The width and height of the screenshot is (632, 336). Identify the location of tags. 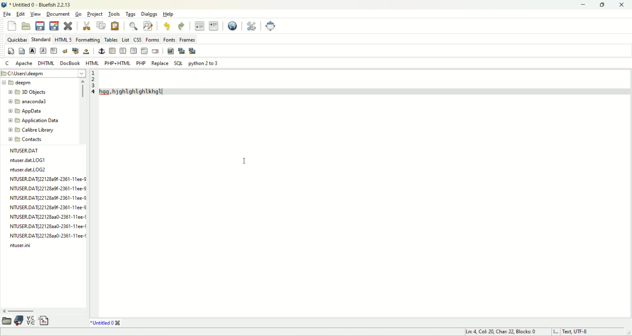
(132, 14).